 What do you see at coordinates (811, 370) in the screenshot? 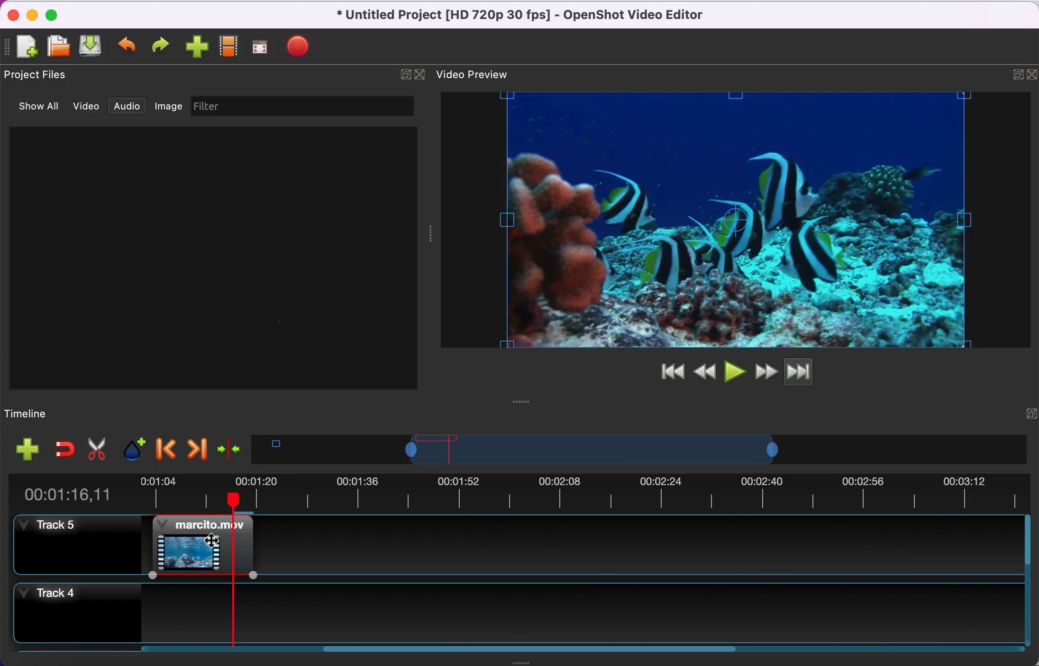
I see `jump to end` at bounding box center [811, 370].